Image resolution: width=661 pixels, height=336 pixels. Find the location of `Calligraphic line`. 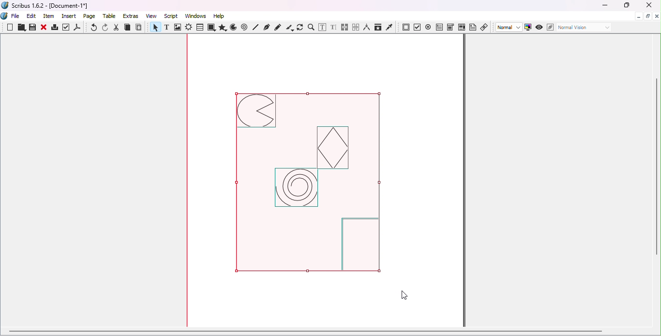

Calligraphic line is located at coordinates (289, 28).